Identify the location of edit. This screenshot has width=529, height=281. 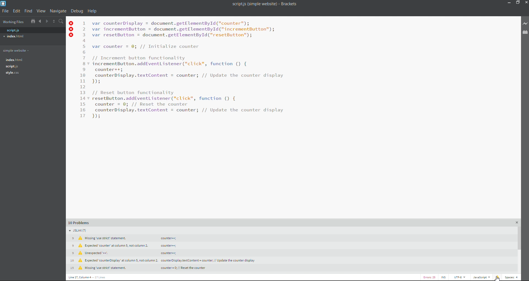
(17, 12).